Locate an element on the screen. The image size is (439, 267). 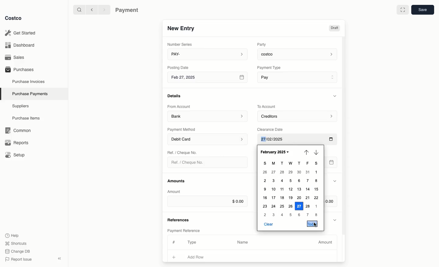
# is located at coordinates (173, 241).